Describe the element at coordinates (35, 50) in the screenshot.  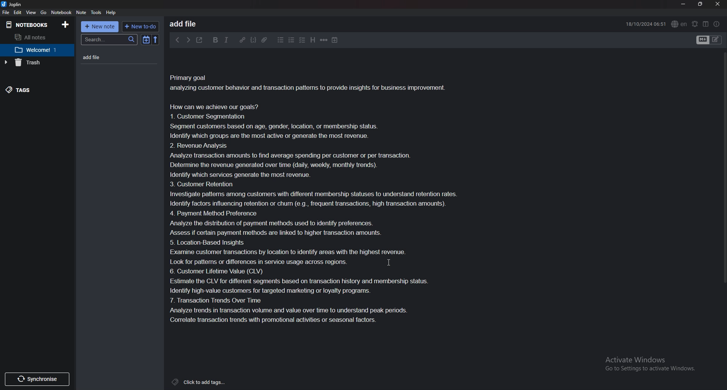
I see `Notebook` at that location.